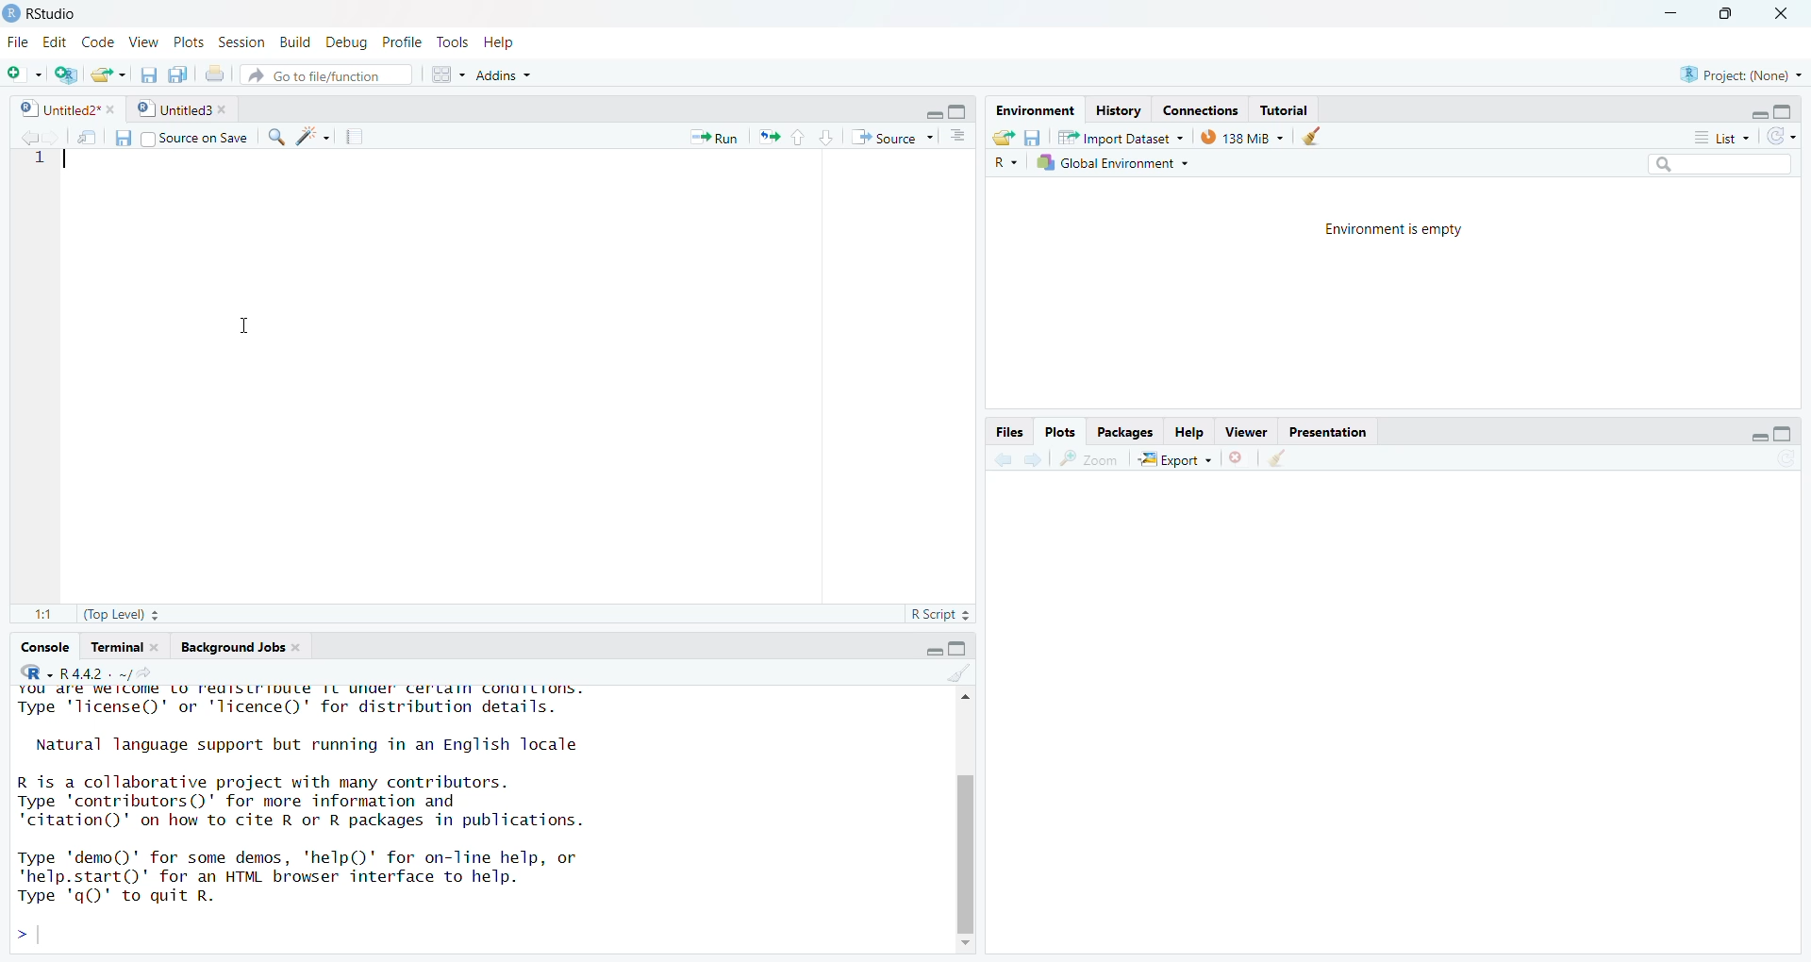 The width and height of the screenshot is (1811, 962). Describe the element at coordinates (1005, 163) in the screenshot. I see `R~` at that location.